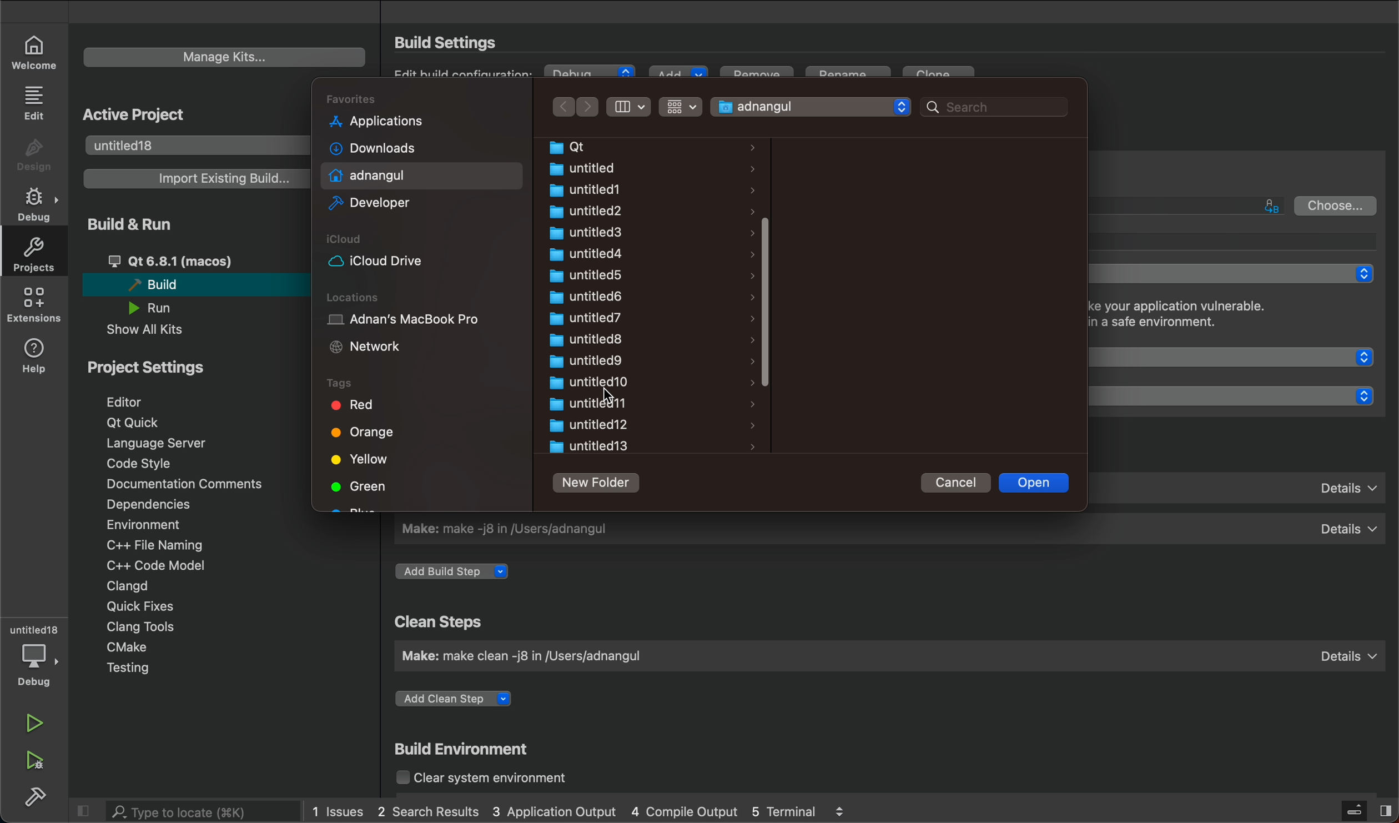 This screenshot has height=823, width=1399. What do you see at coordinates (33, 258) in the screenshot?
I see `projects` at bounding box center [33, 258].